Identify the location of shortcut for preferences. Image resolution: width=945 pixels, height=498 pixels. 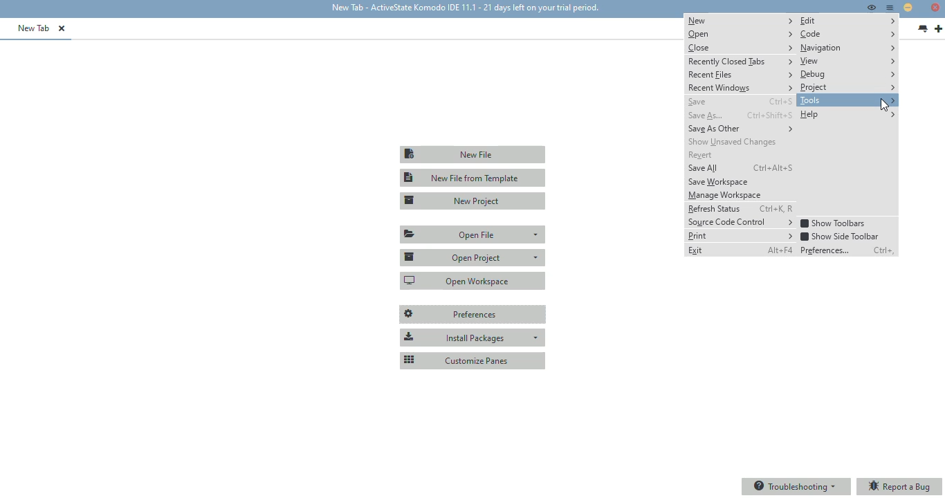
(884, 250).